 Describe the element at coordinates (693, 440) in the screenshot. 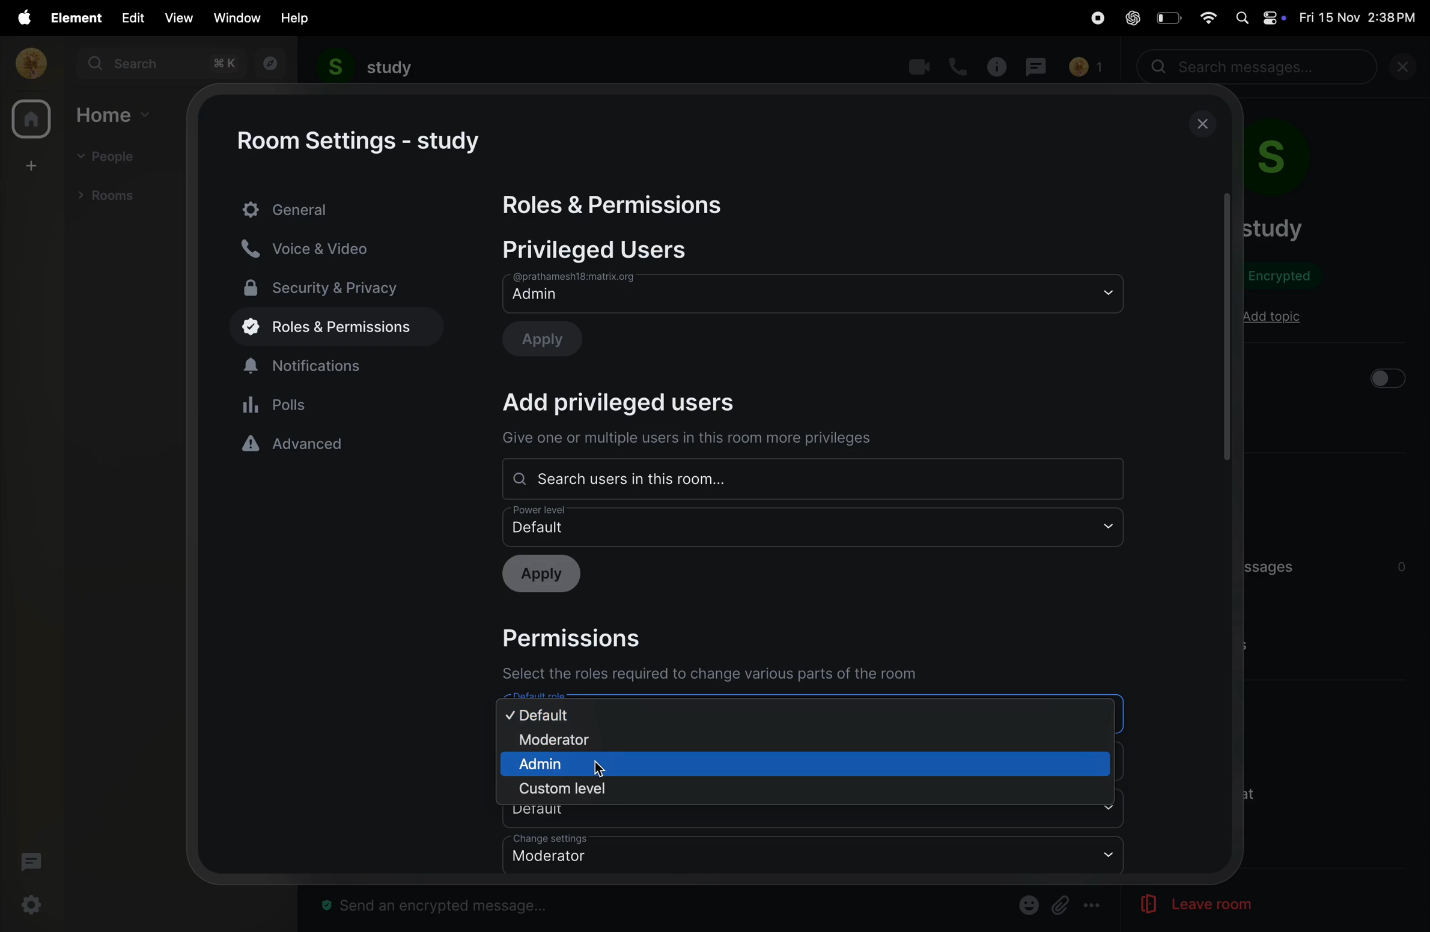

I see `give one or more multiple users` at that location.